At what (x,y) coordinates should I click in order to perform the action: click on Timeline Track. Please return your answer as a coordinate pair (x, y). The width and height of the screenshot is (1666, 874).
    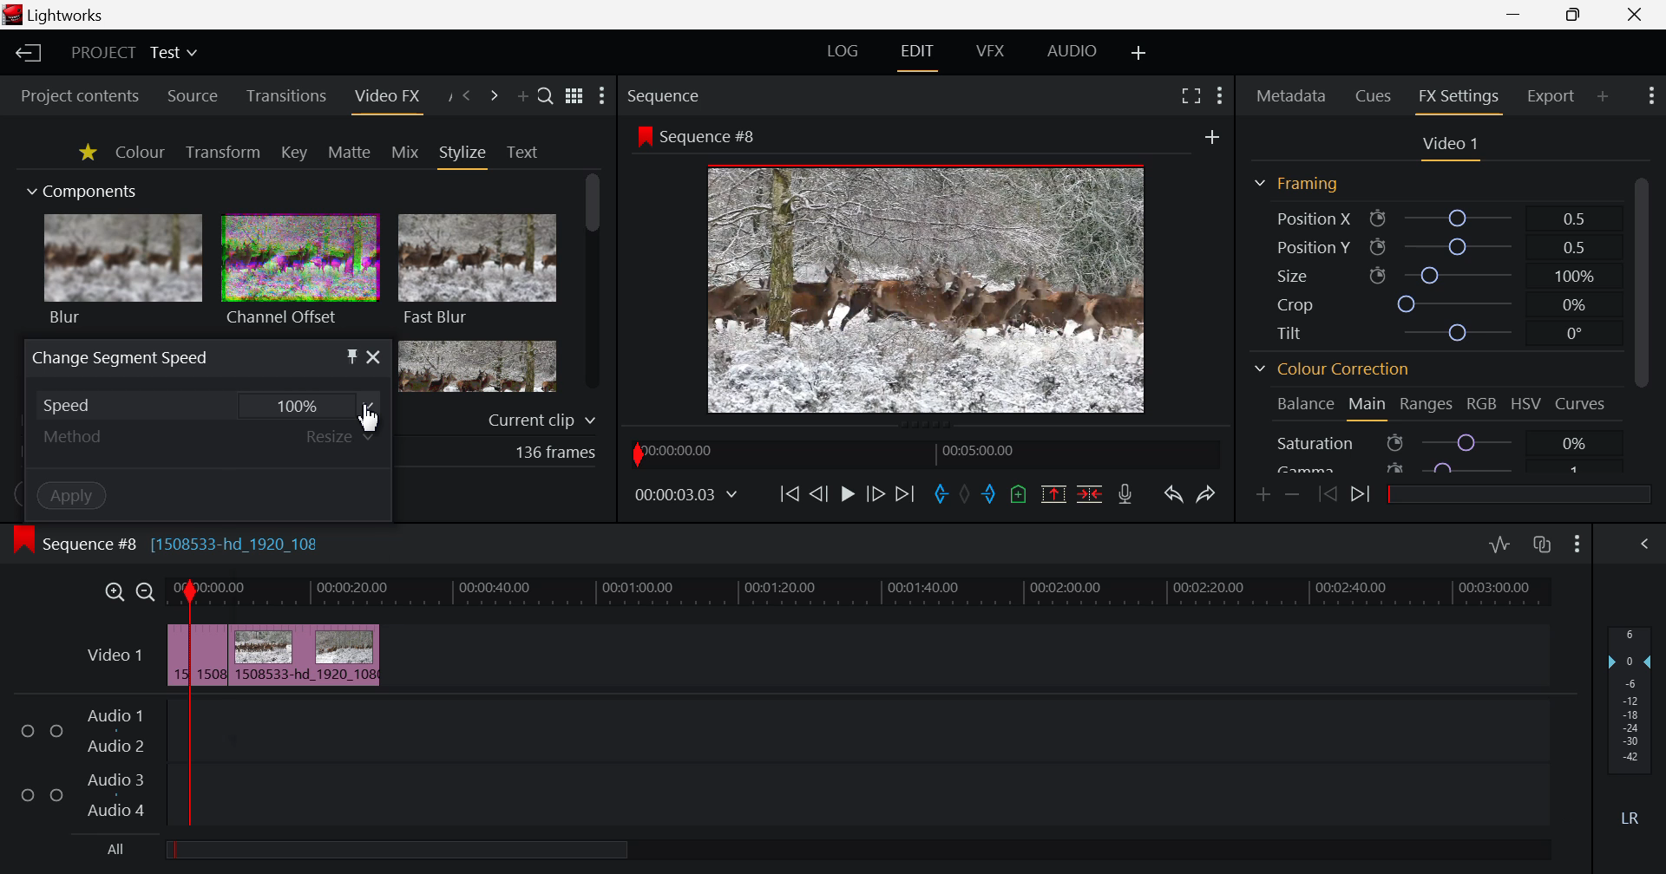
    Looking at the image, I should click on (863, 594).